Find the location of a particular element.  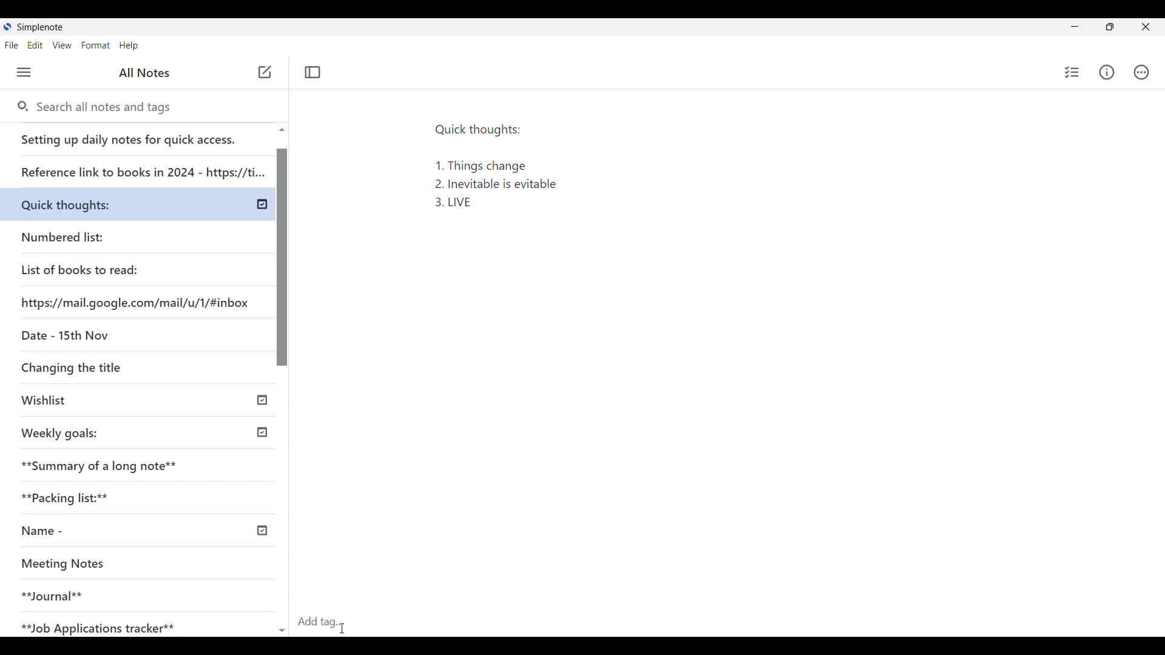

All notes is located at coordinates (144, 73).